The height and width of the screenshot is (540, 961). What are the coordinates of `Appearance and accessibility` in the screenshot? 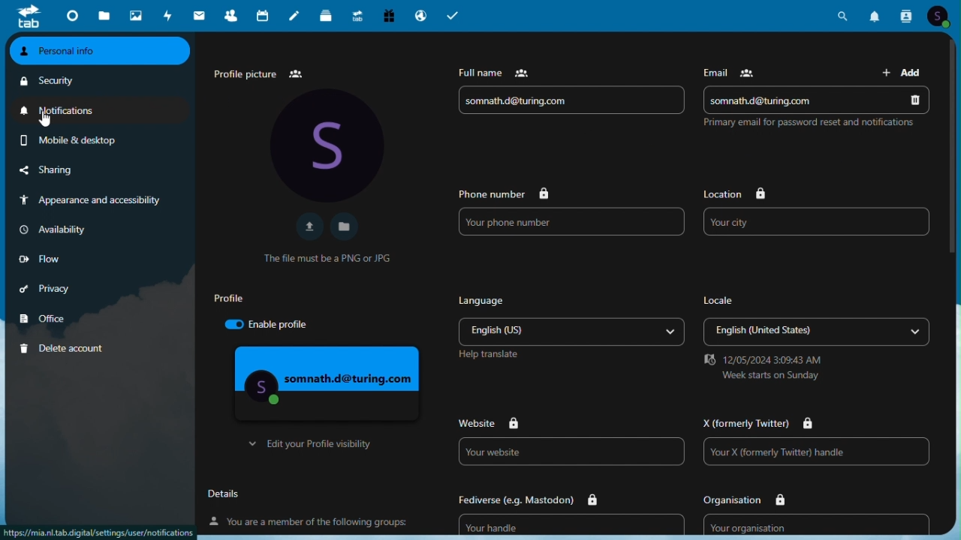 It's located at (93, 201).